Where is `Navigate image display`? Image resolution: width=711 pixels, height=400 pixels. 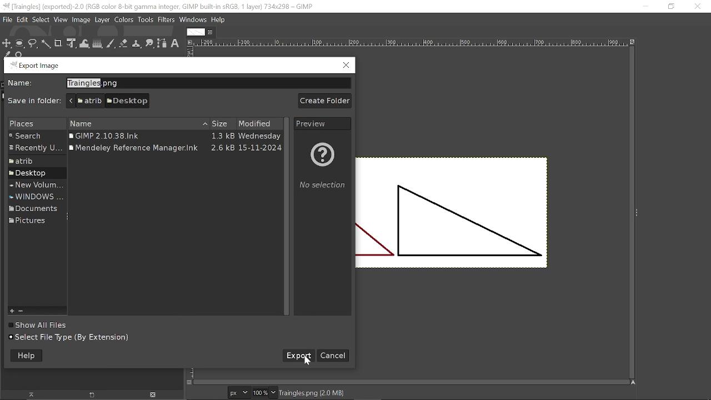 Navigate image display is located at coordinates (633, 382).